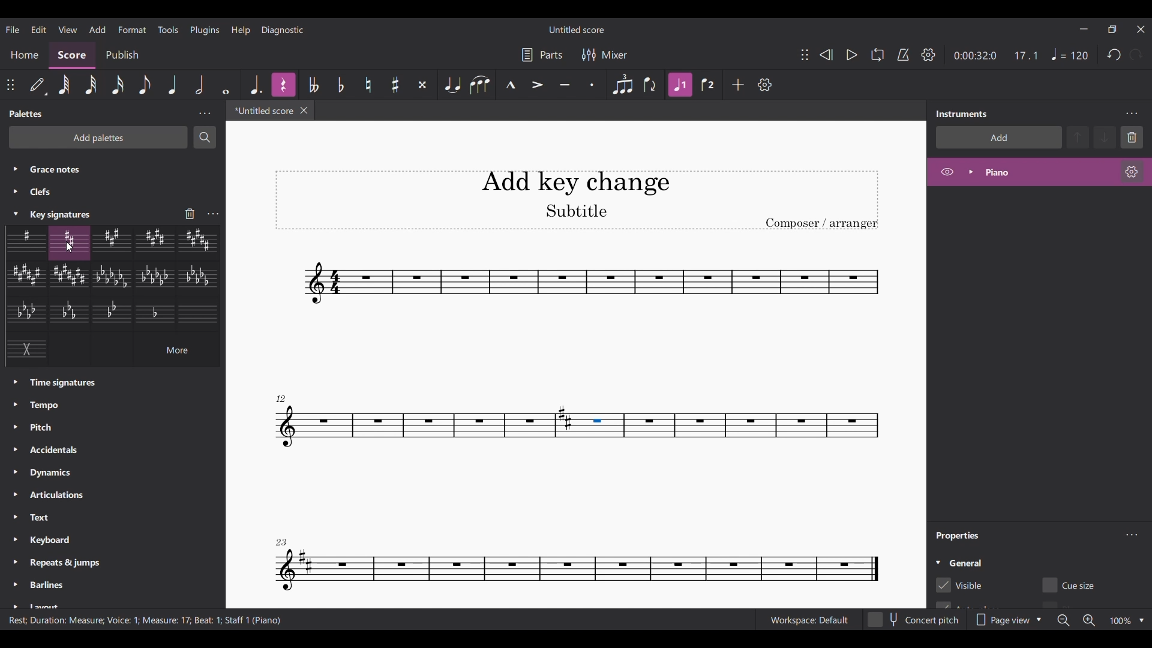 This screenshot has width=1152, height=648. What do you see at coordinates (304, 110) in the screenshot?
I see `Close current score` at bounding box center [304, 110].